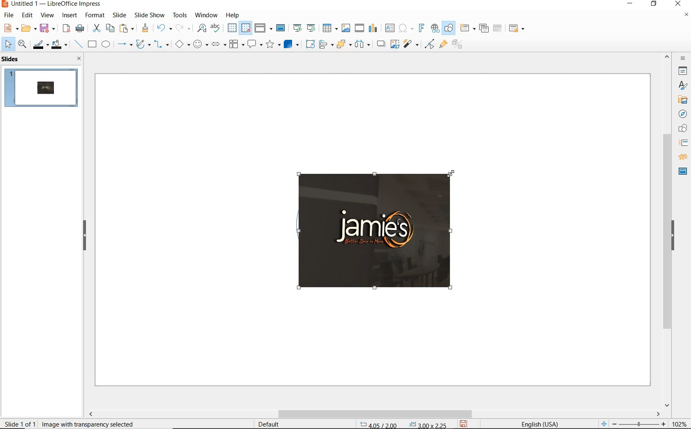 This screenshot has width=691, height=429. I want to click on image with transparency selected, so click(90, 423).